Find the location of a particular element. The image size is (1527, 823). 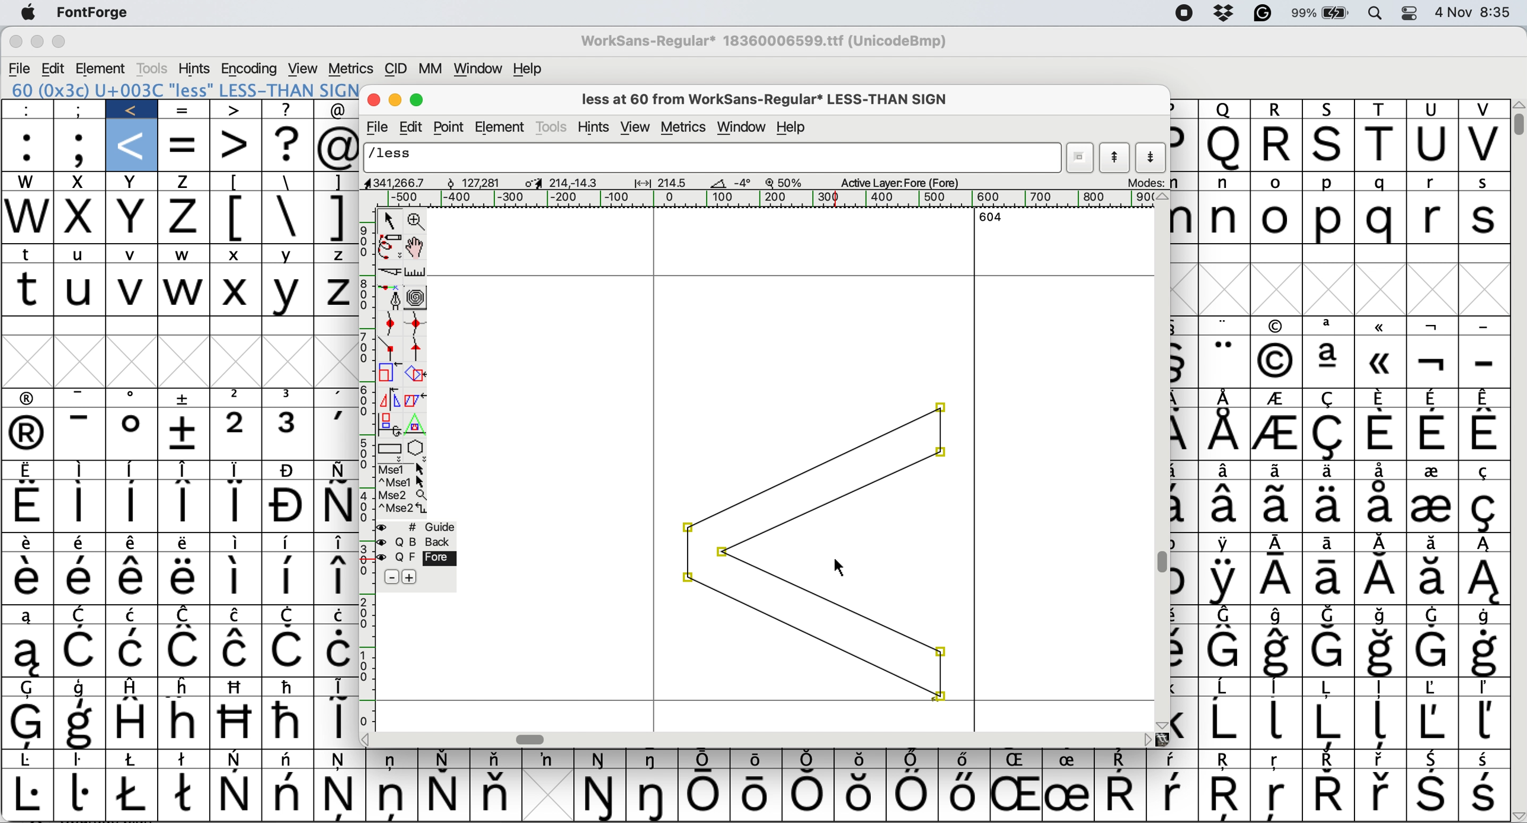

Symbol is located at coordinates (30, 400).